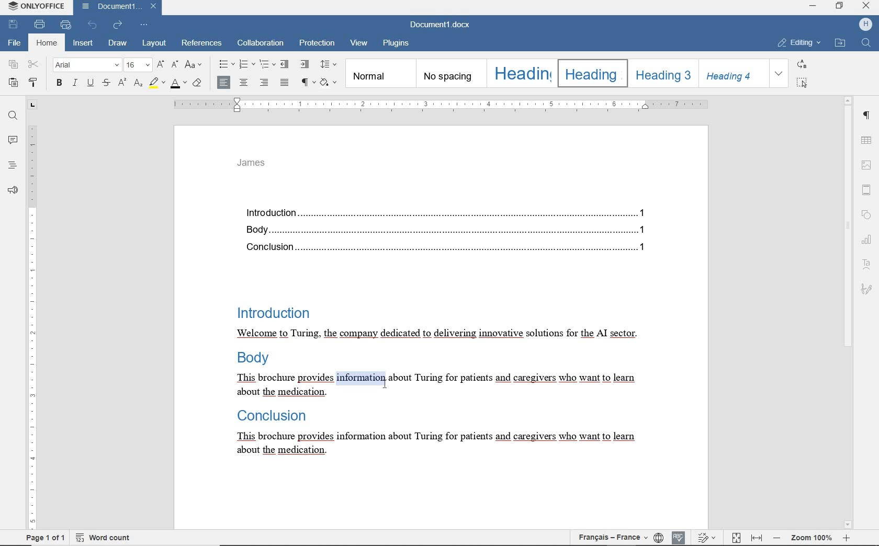 The image size is (879, 546). Describe the element at coordinates (92, 25) in the screenshot. I see `UNDO` at that location.